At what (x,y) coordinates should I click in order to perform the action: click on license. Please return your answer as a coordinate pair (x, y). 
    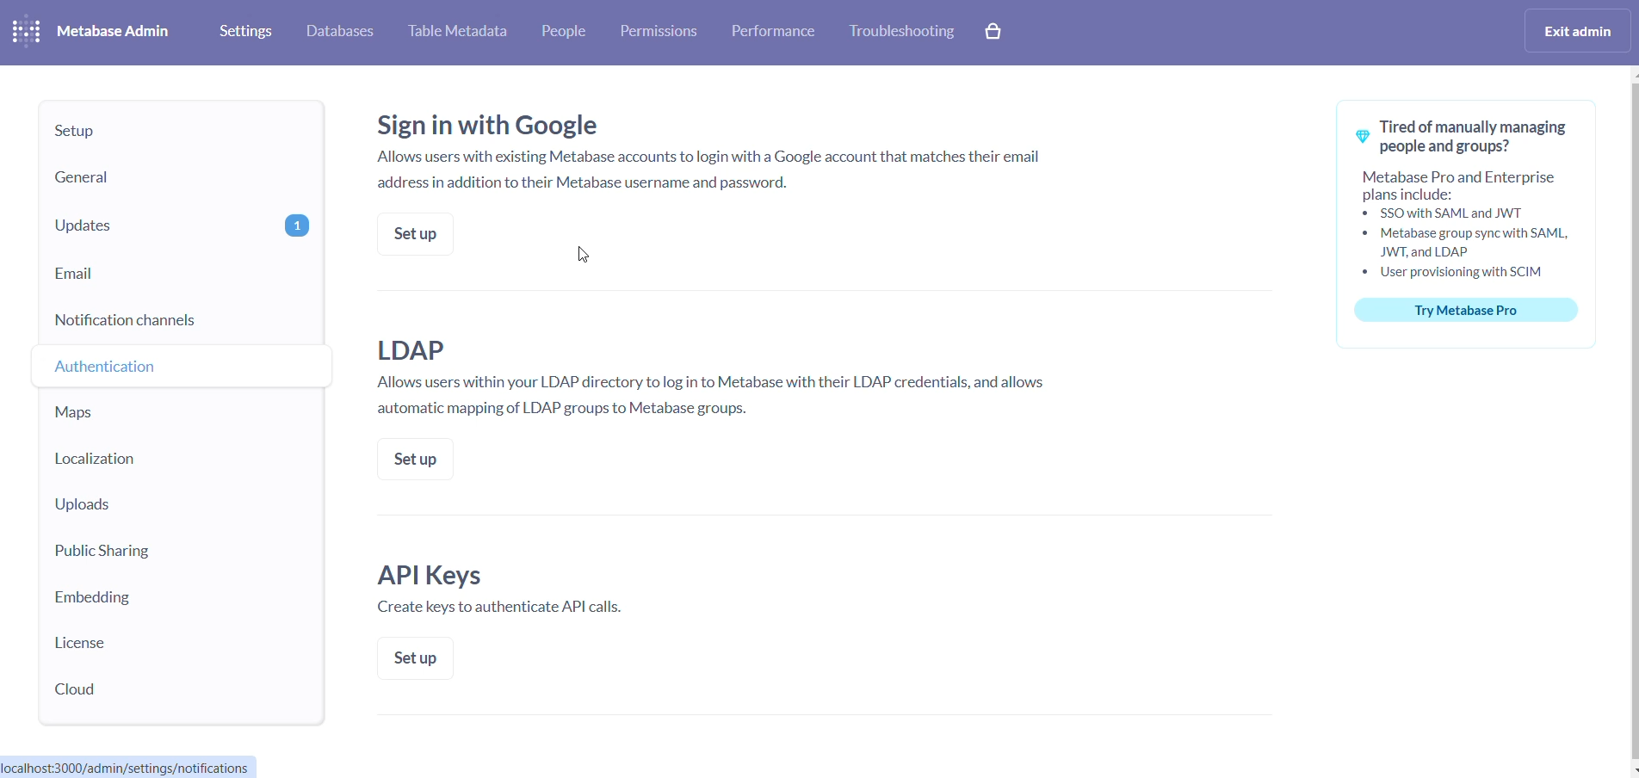
    Looking at the image, I should click on (117, 639).